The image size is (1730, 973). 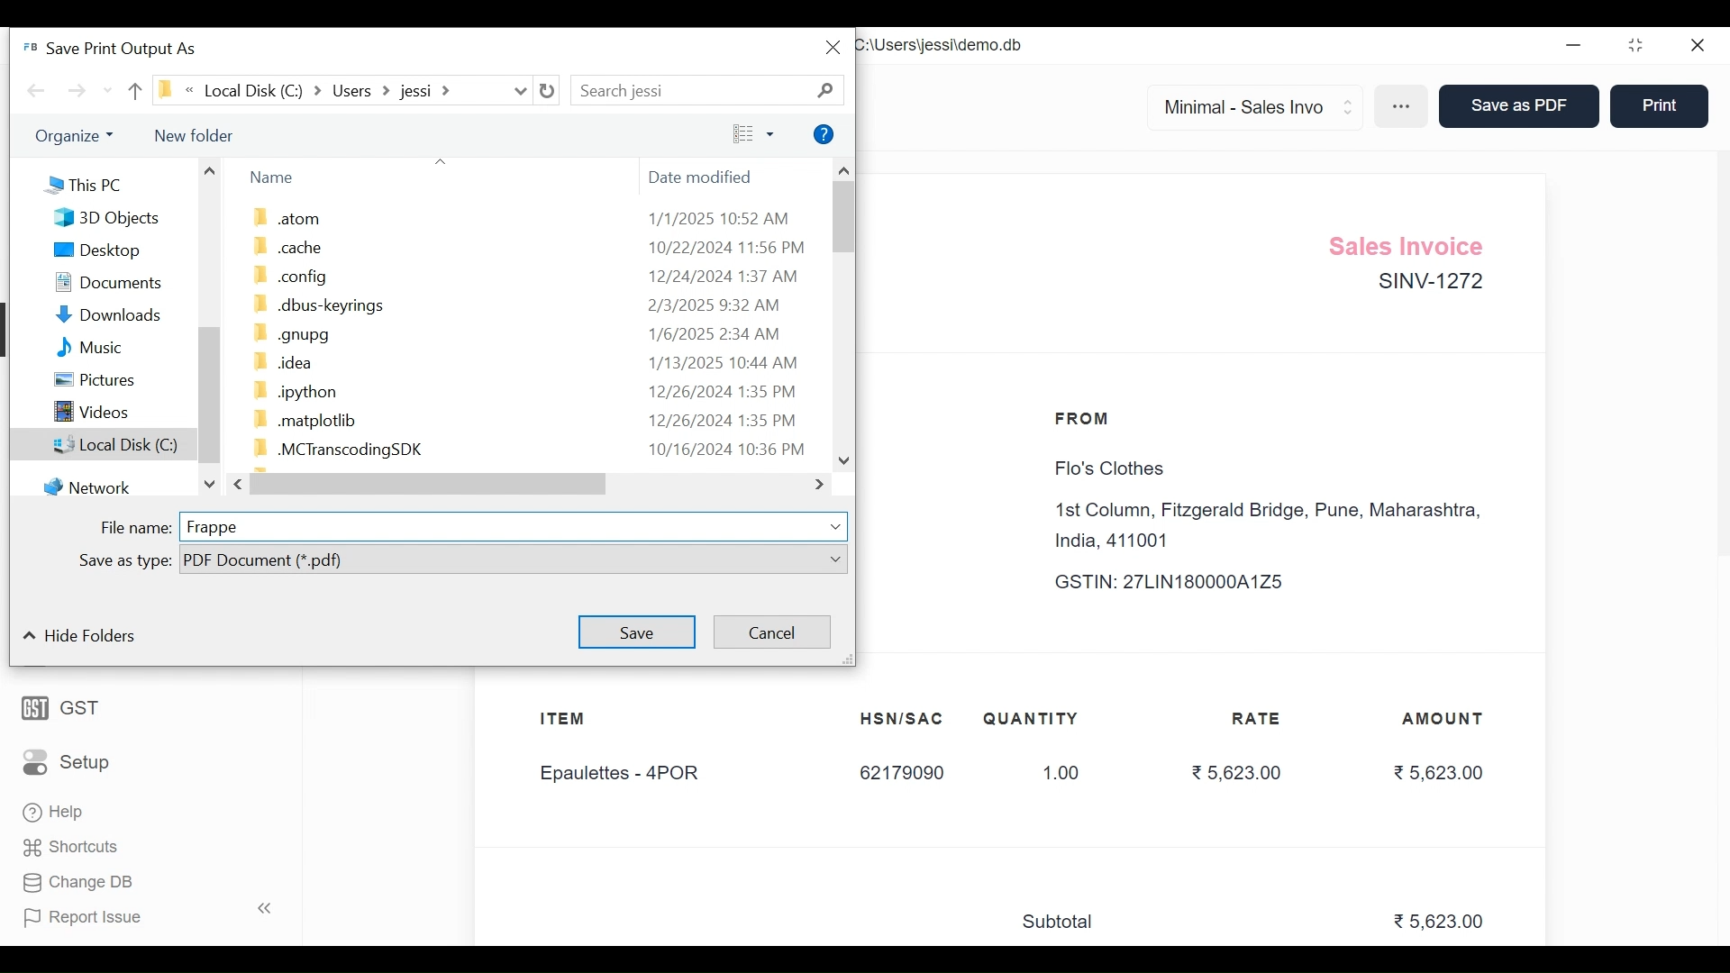 I want to click on Date modified, so click(x=706, y=180).